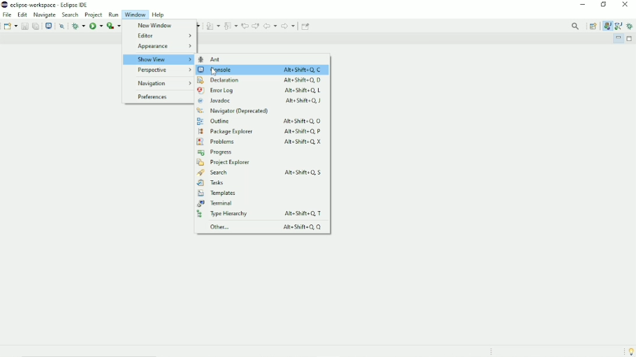  What do you see at coordinates (45, 15) in the screenshot?
I see `Navigate` at bounding box center [45, 15].